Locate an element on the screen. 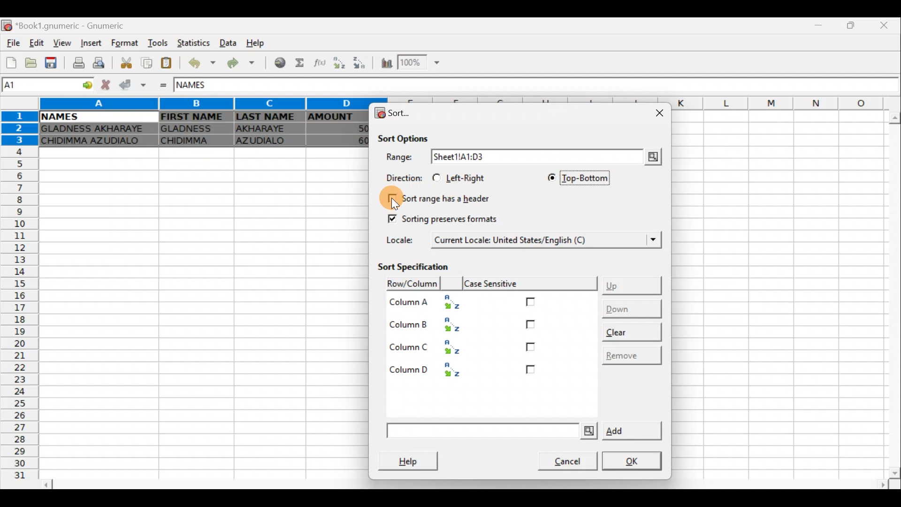 The image size is (901, 507). Maximize is located at coordinates (853, 26).